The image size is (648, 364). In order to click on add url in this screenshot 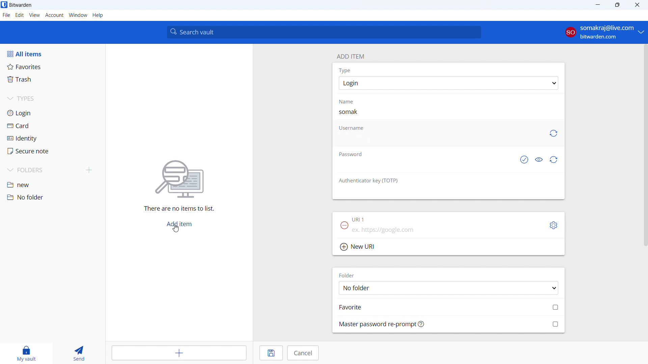, I will do `click(448, 232)`.